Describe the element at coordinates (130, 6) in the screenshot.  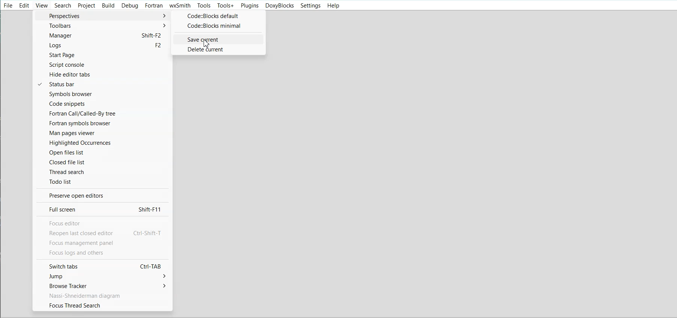
I see `Debug` at that location.